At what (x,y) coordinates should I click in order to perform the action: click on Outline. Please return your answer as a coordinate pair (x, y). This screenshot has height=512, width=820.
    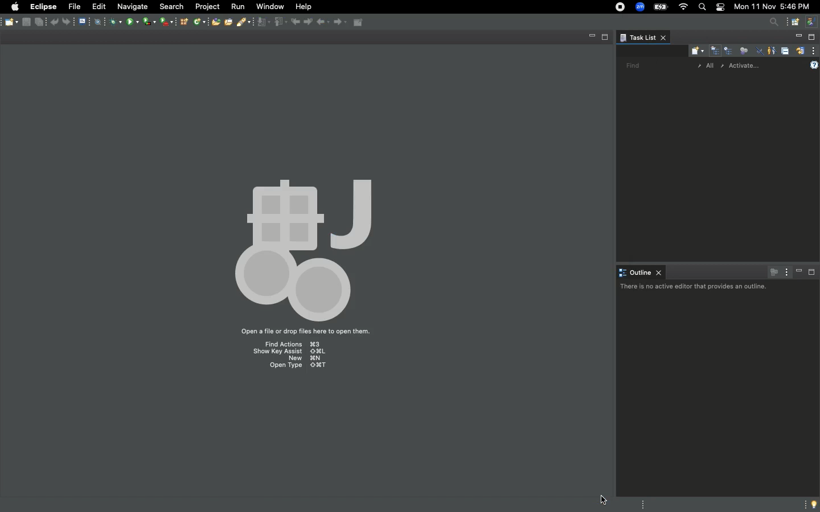
    Looking at the image, I should click on (641, 272).